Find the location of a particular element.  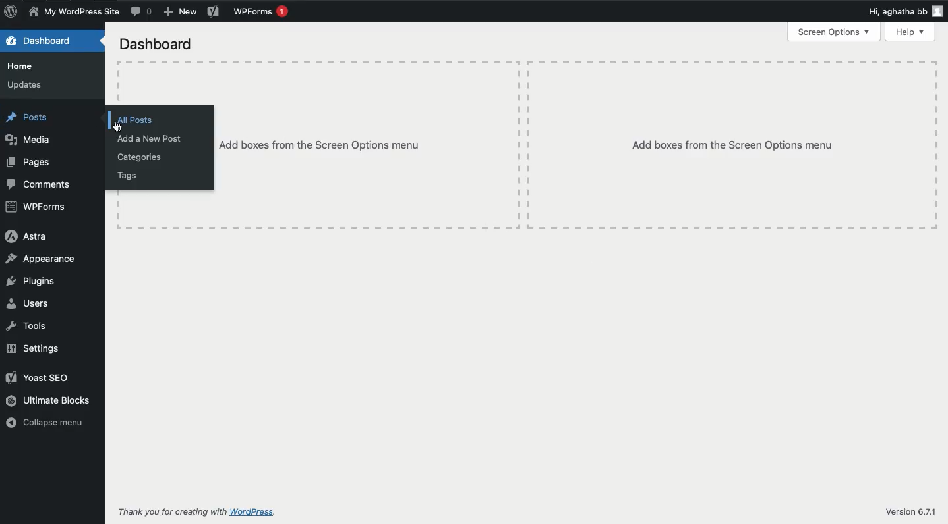

Posts is located at coordinates (29, 118).